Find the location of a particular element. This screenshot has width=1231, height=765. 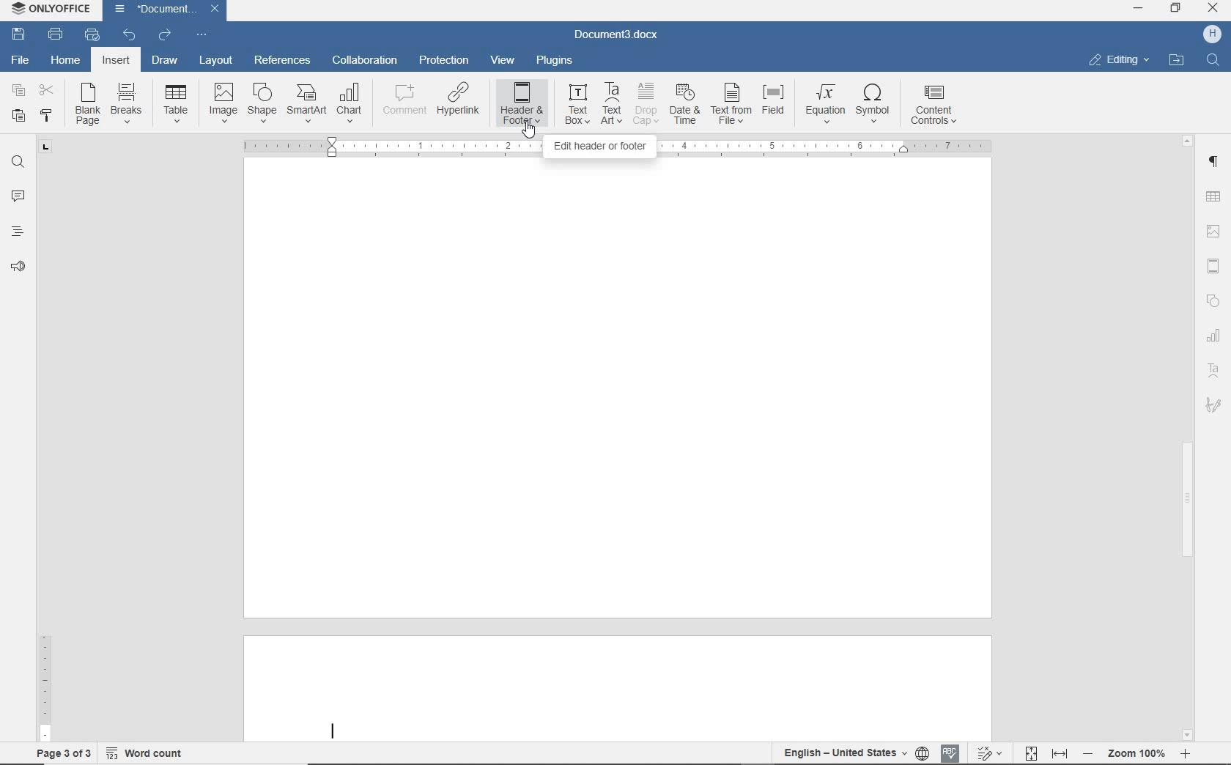

PASTE is located at coordinates (19, 114).